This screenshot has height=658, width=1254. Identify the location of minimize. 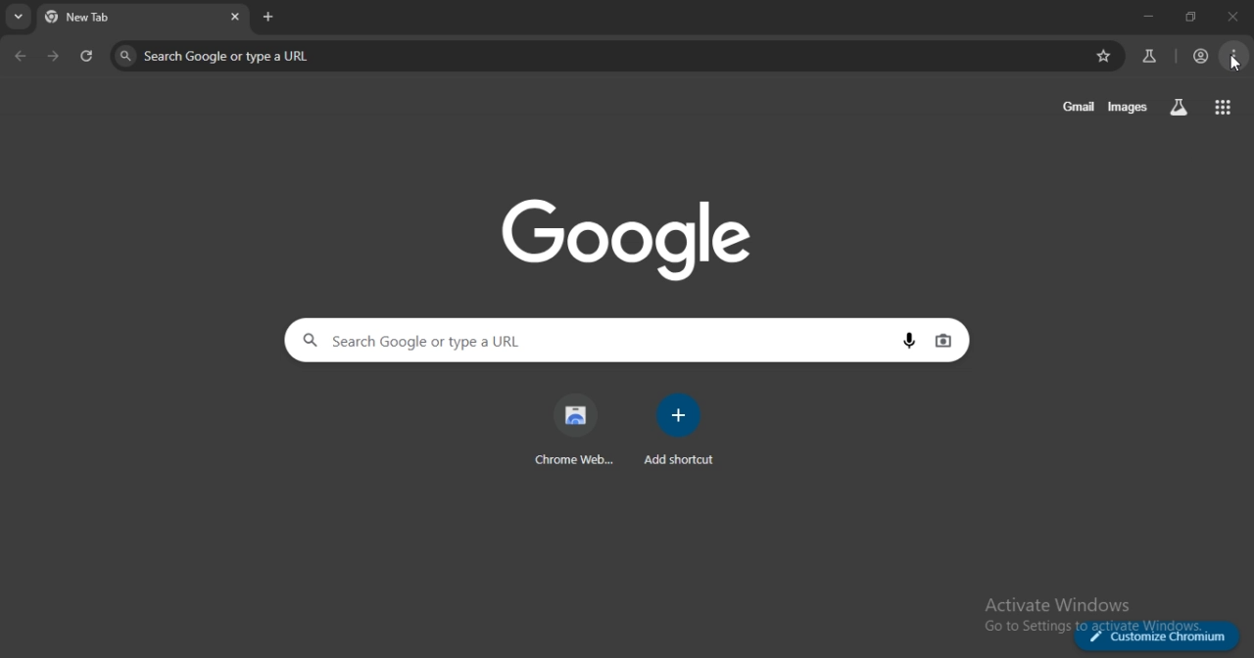
(1146, 15).